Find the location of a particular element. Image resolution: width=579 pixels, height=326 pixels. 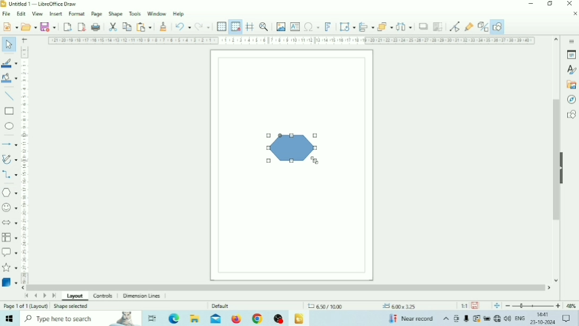

Basic Shapes is located at coordinates (10, 193).